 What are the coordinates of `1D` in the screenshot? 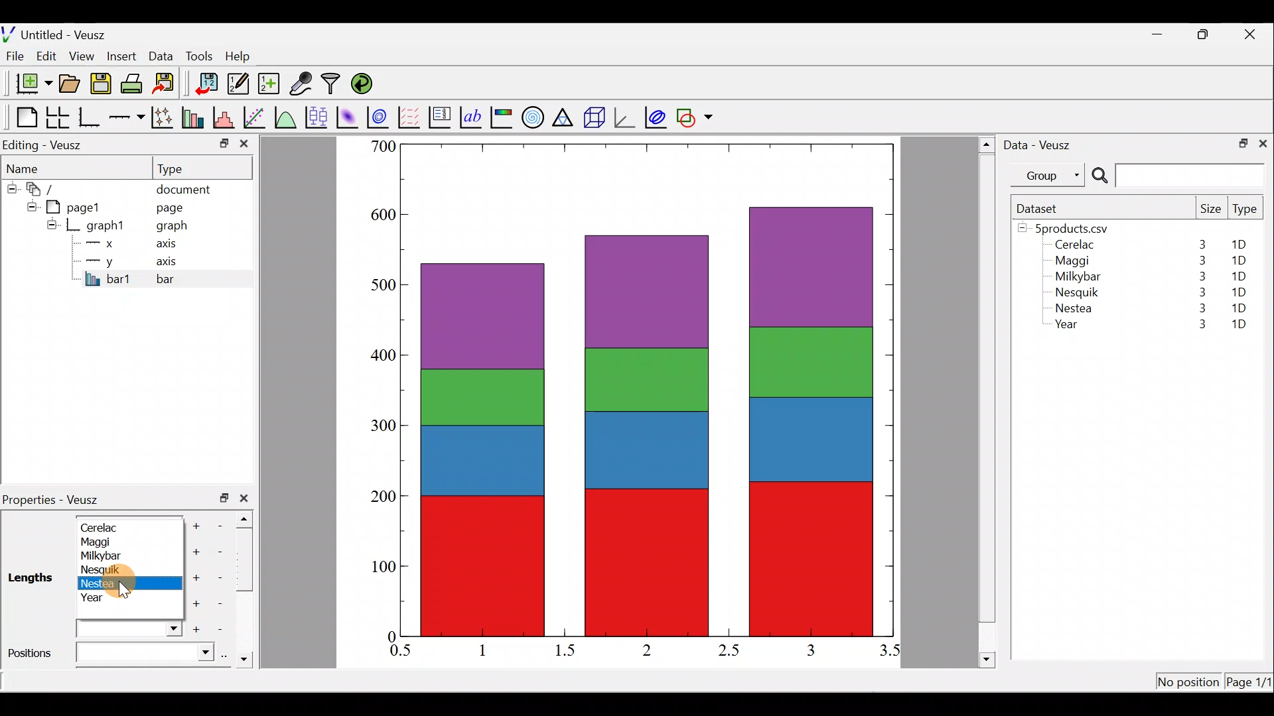 It's located at (1239, 308).